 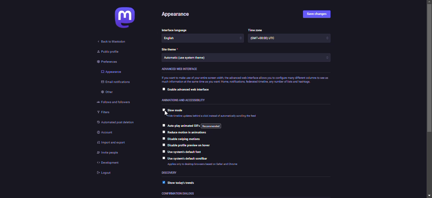 I want to click on public profile, so click(x=109, y=52).